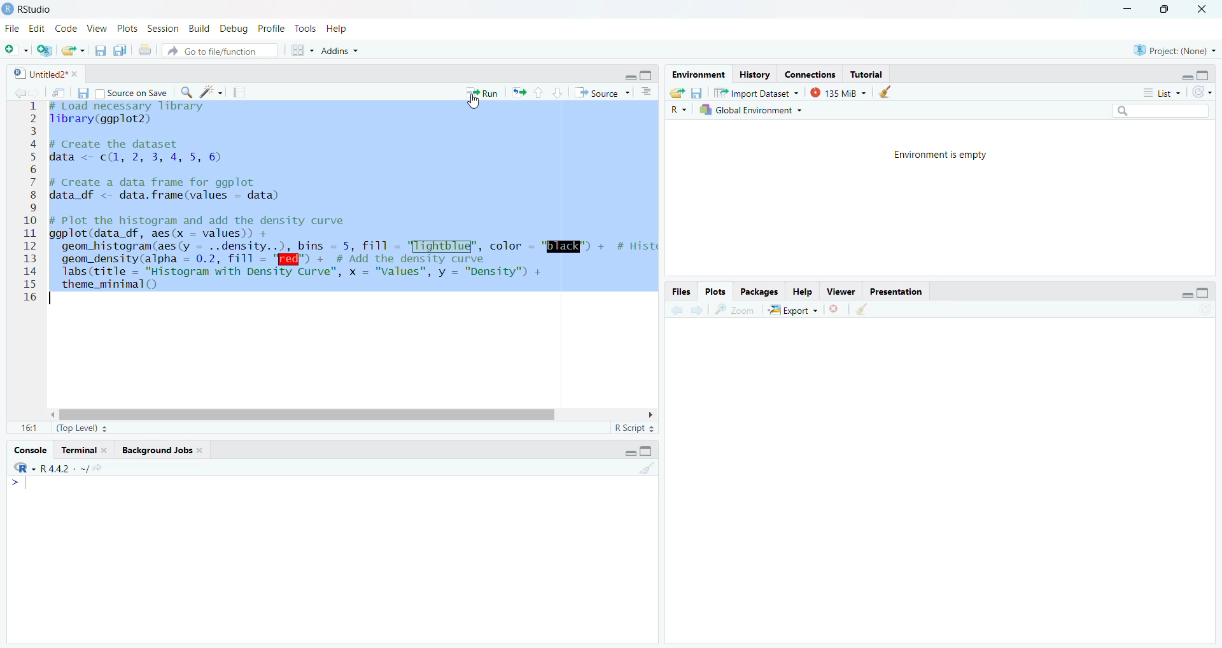  Describe the element at coordinates (734, 311) in the screenshot. I see `zoom` at that location.